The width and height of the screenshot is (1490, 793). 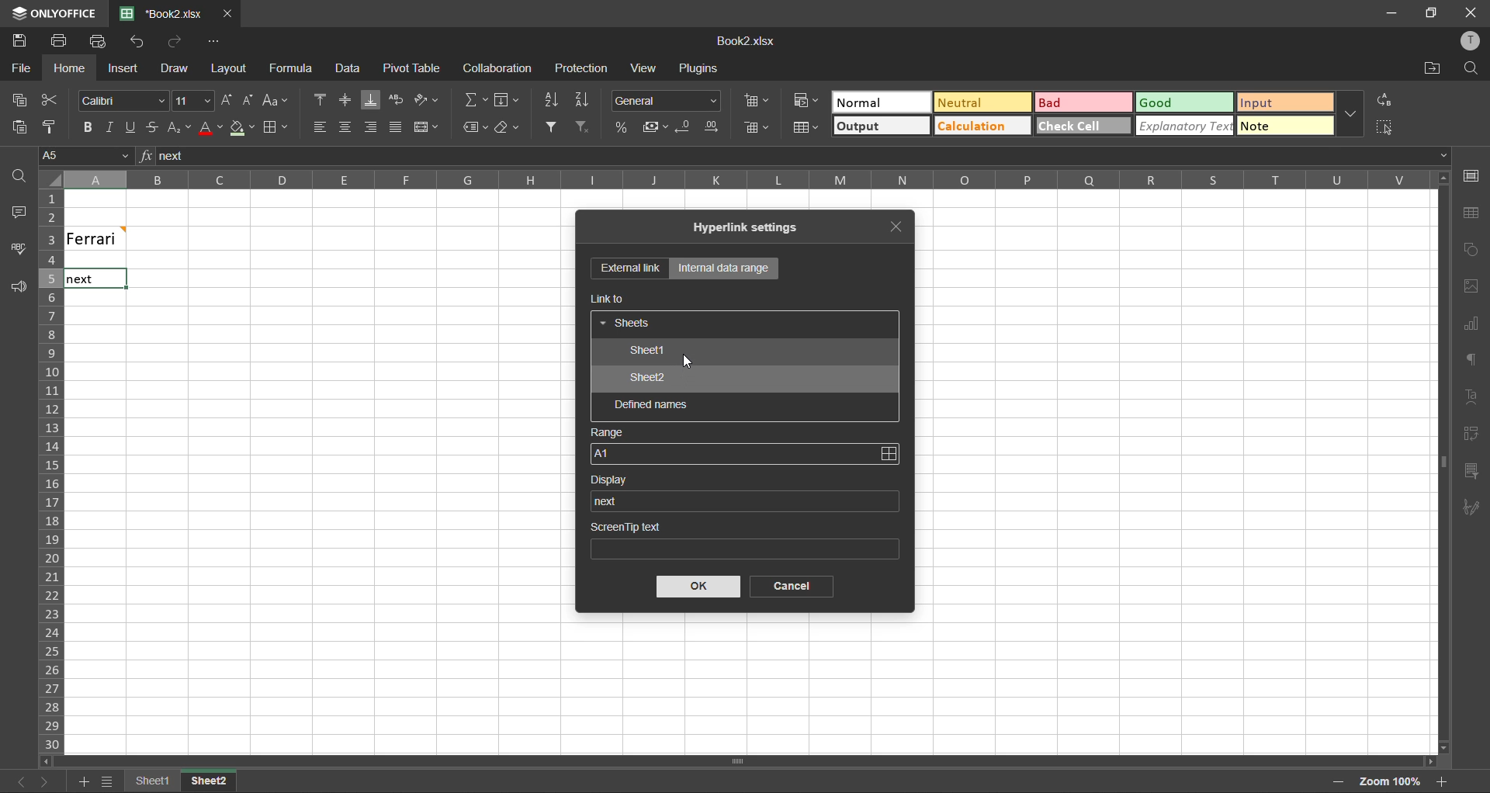 I want to click on wrap text, so click(x=396, y=99).